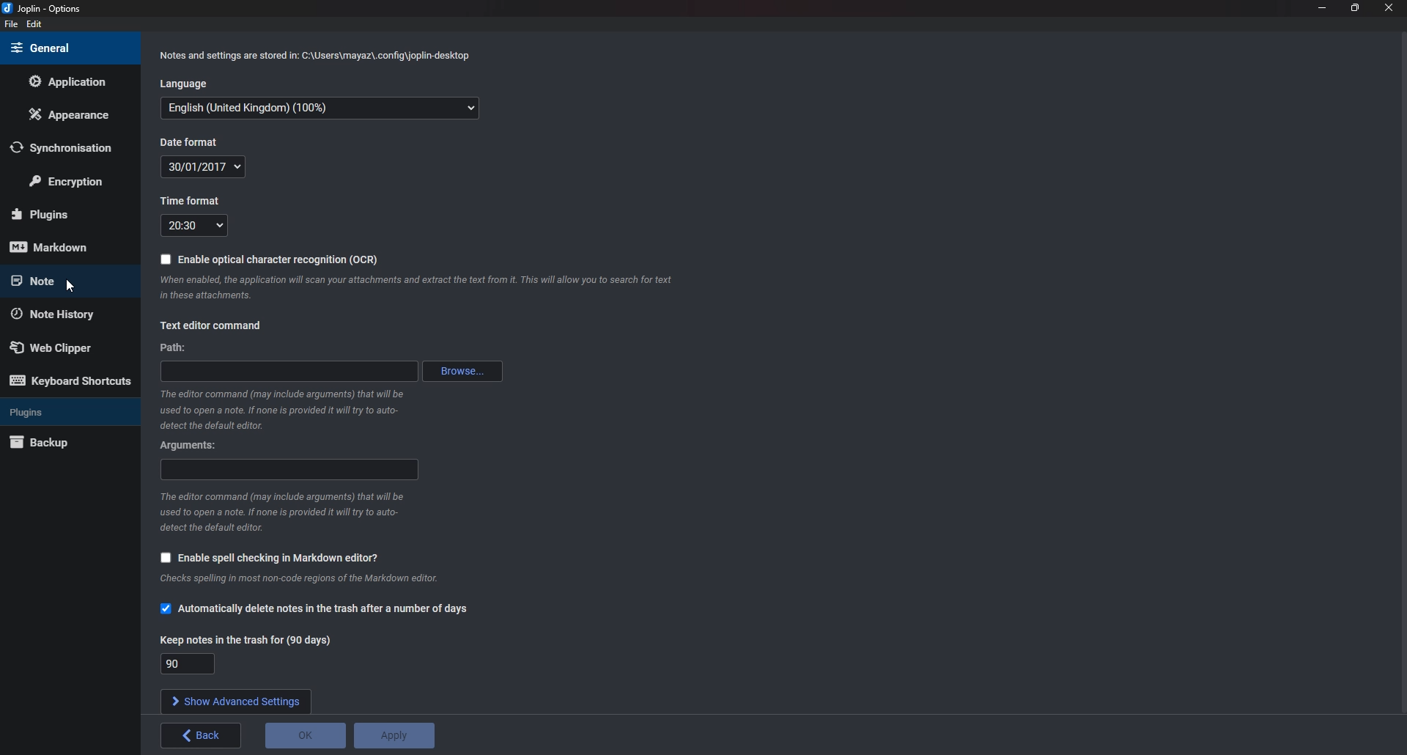 The height and width of the screenshot is (755, 1407). Describe the element at coordinates (1323, 9) in the screenshot. I see `Minimize` at that location.